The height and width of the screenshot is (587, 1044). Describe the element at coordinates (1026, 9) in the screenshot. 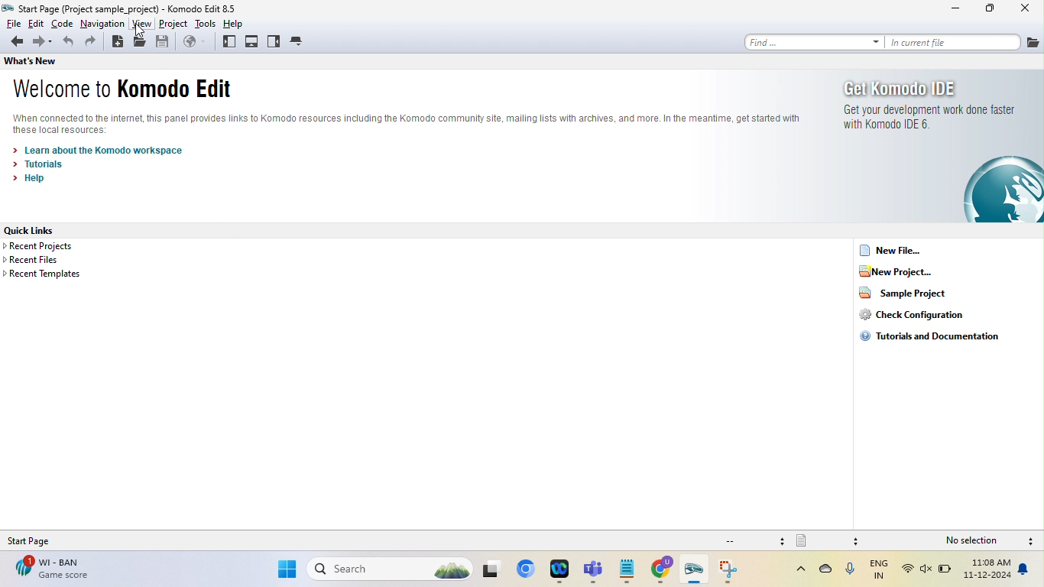

I see `close` at that location.